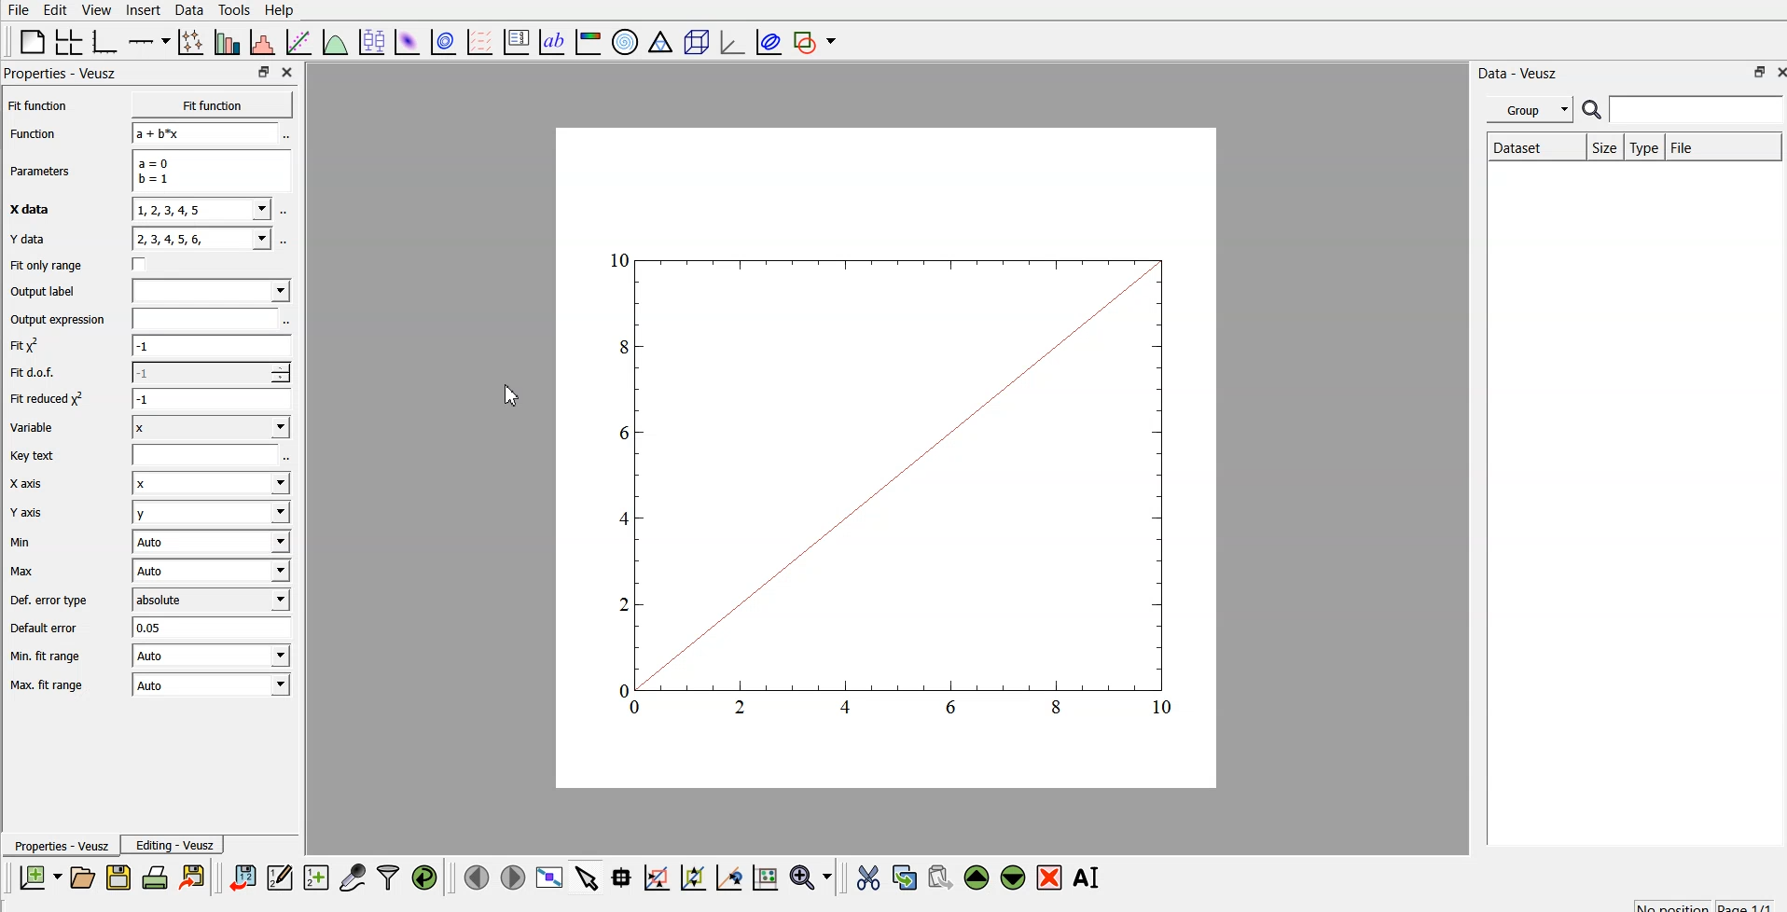 This screenshot has width=1787, height=912. I want to click on paste the selected widget, so click(939, 877).